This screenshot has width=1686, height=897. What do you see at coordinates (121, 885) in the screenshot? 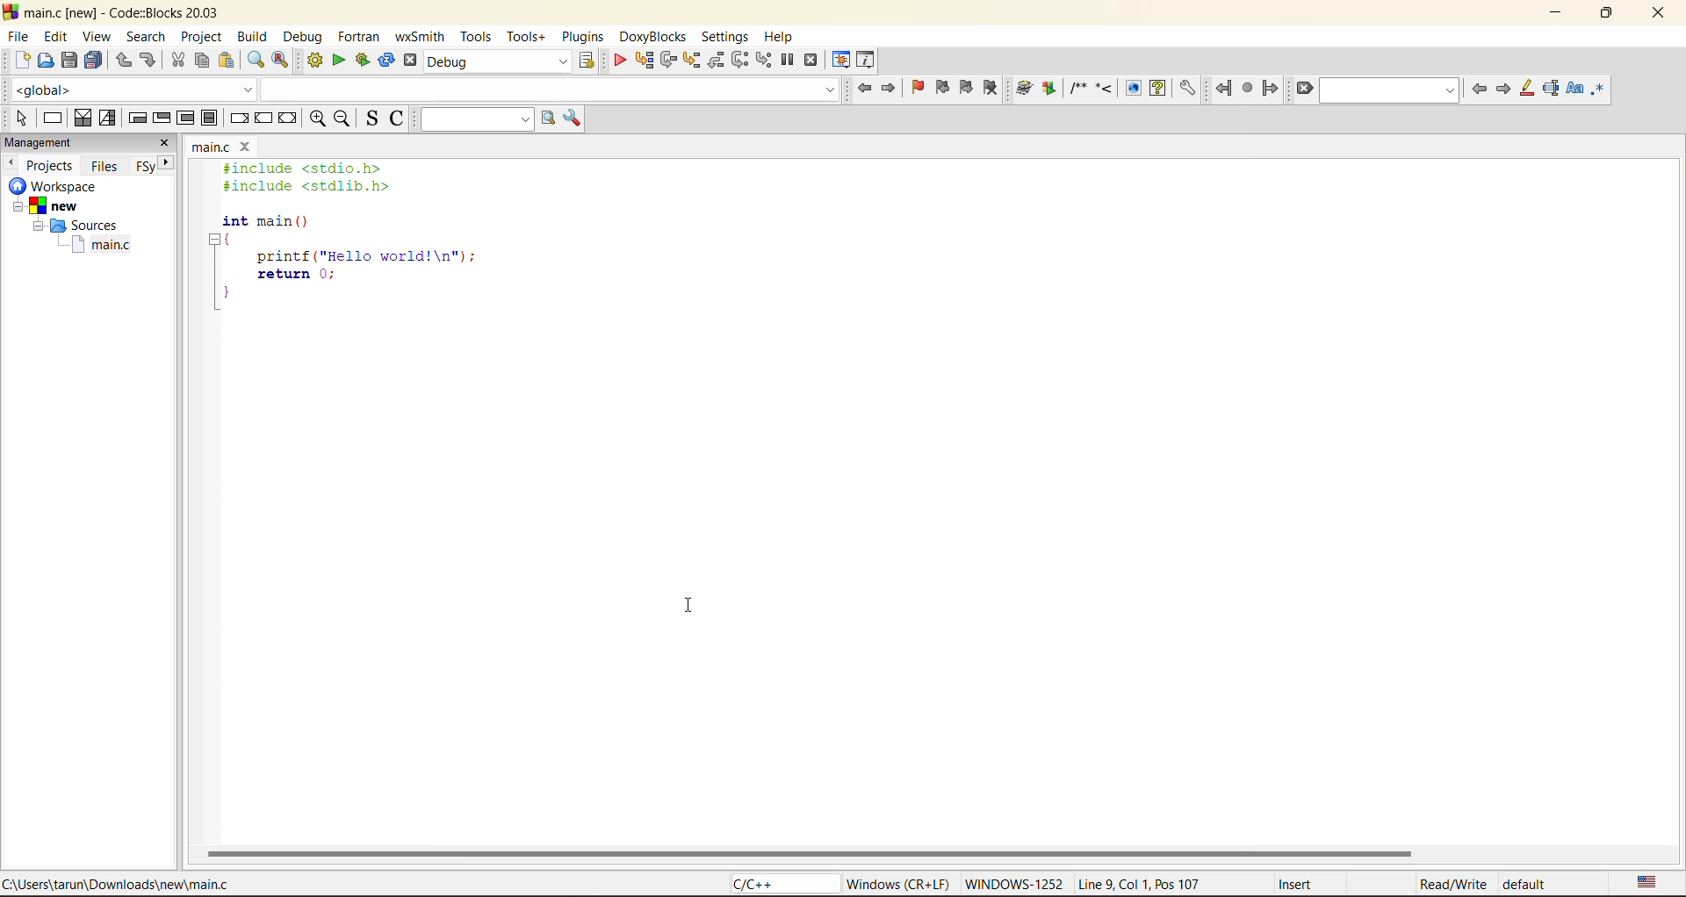
I see `C:\Users\tarun\Downloads\new\main.c` at bounding box center [121, 885].